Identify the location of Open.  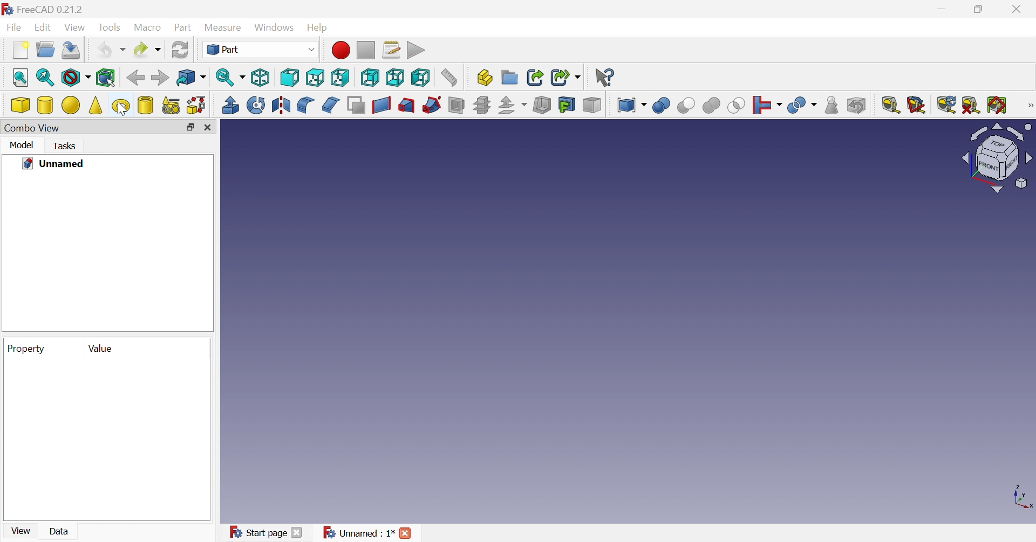
(45, 48).